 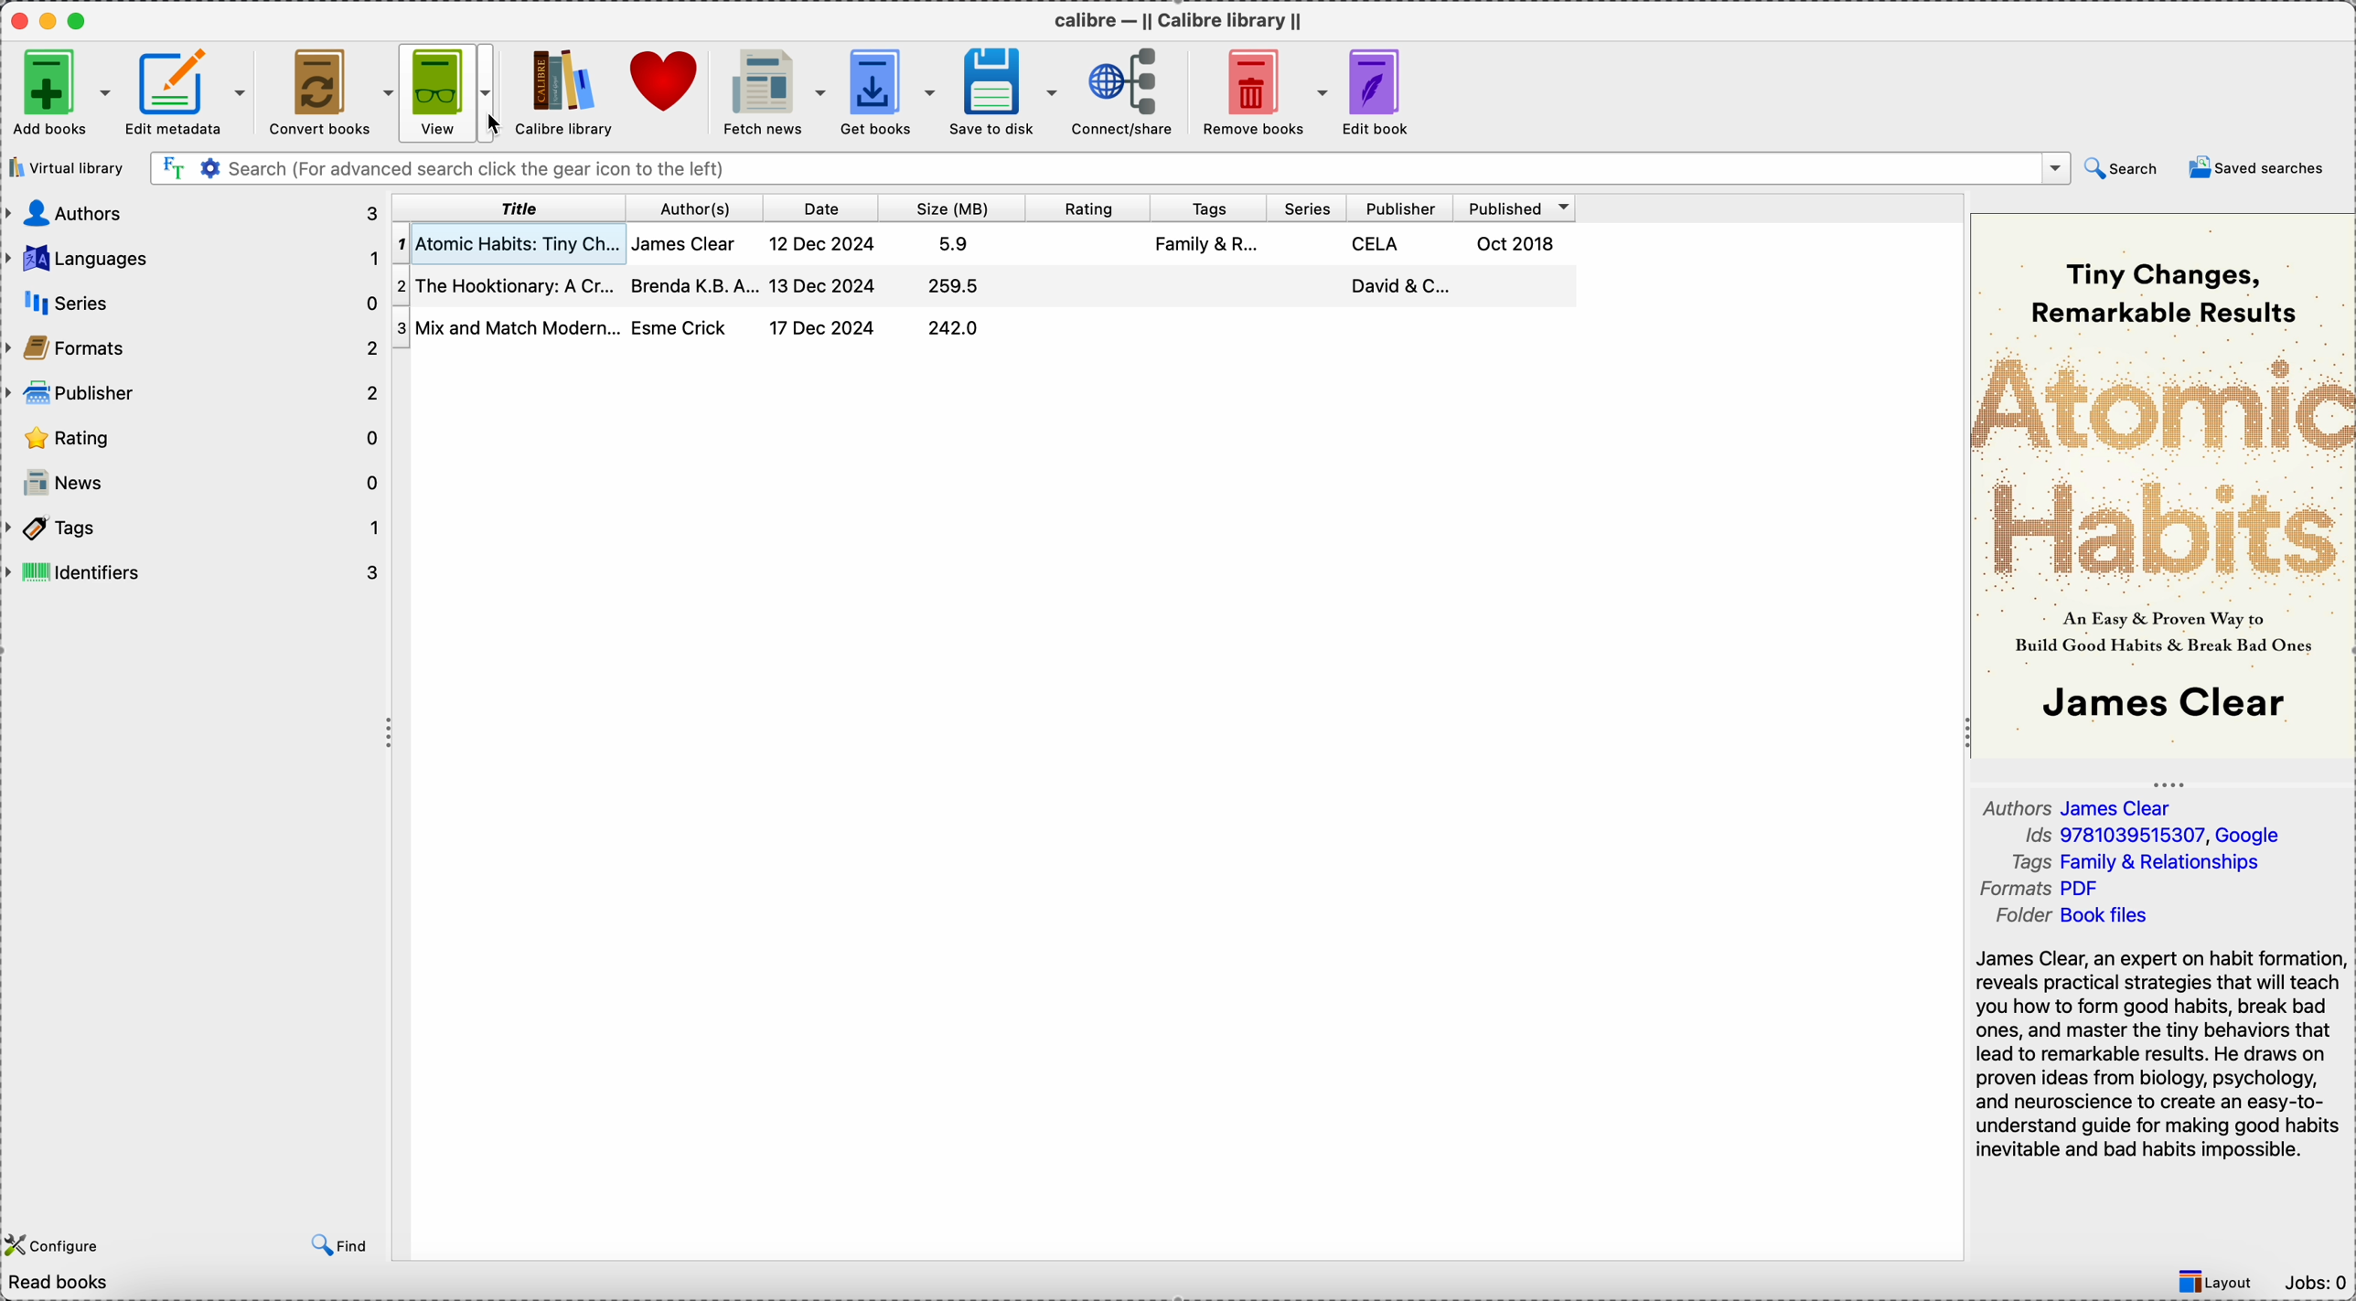 What do you see at coordinates (2070, 917) in the screenshot?
I see `Folder Book files` at bounding box center [2070, 917].